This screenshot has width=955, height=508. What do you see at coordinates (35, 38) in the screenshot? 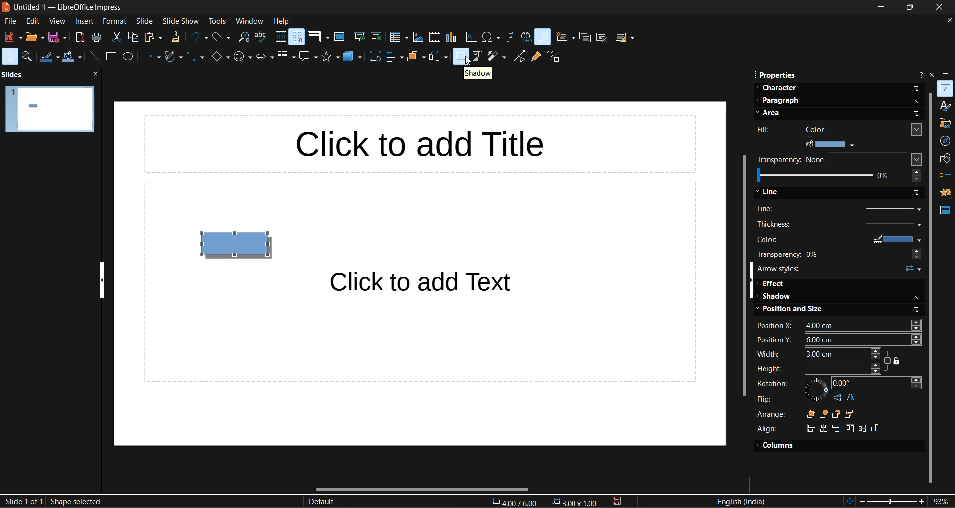
I see `opne` at bounding box center [35, 38].